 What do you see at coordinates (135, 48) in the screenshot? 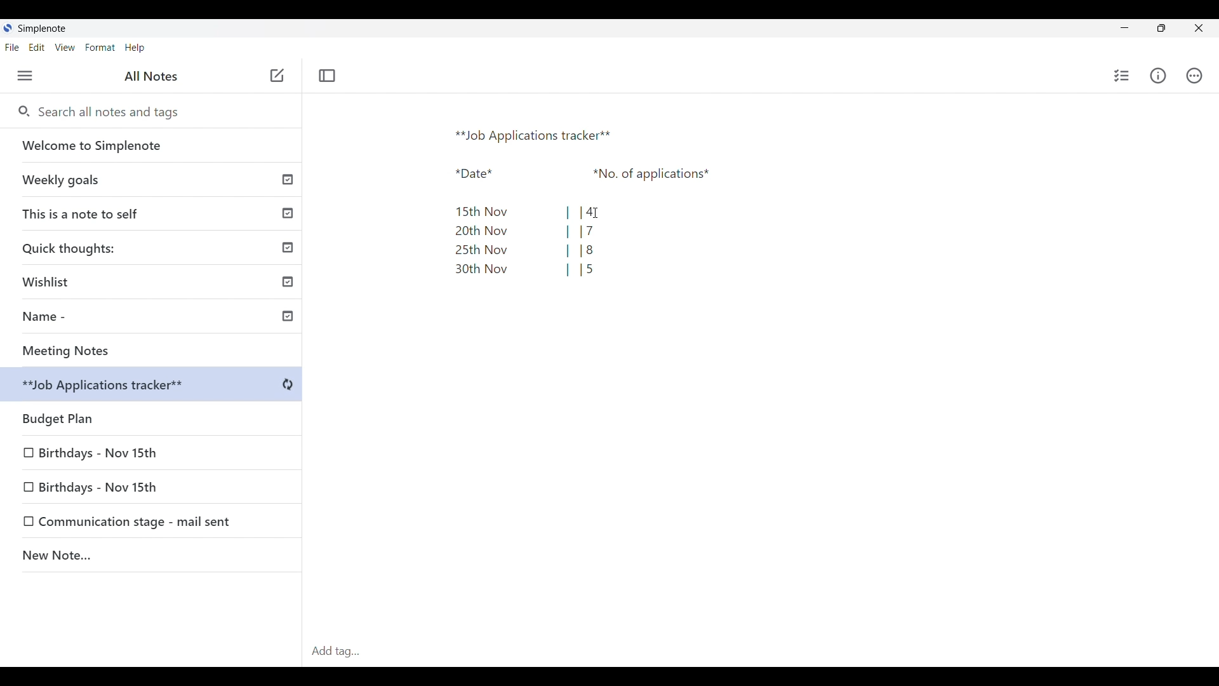
I see `Help` at bounding box center [135, 48].